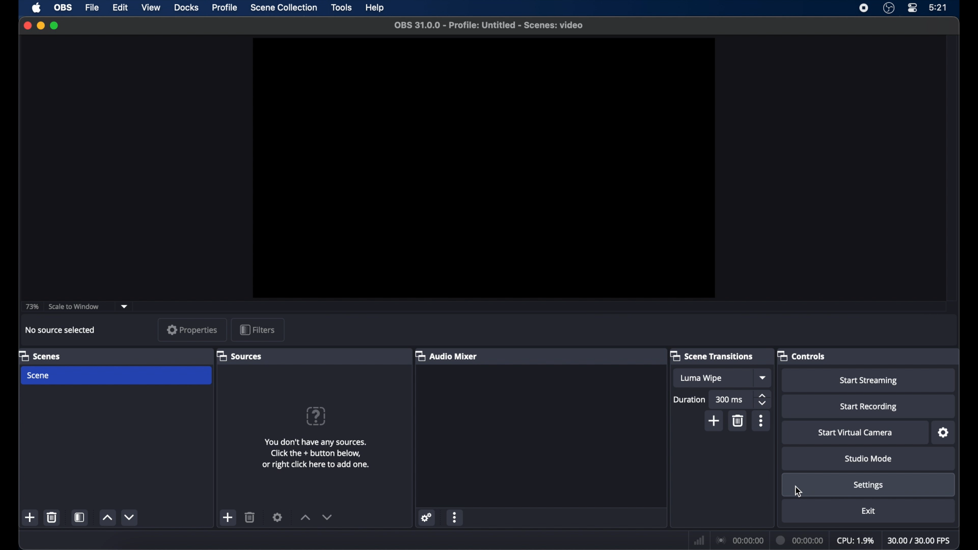 This screenshot has height=550, width=978. What do you see at coordinates (120, 8) in the screenshot?
I see `edit` at bounding box center [120, 8].